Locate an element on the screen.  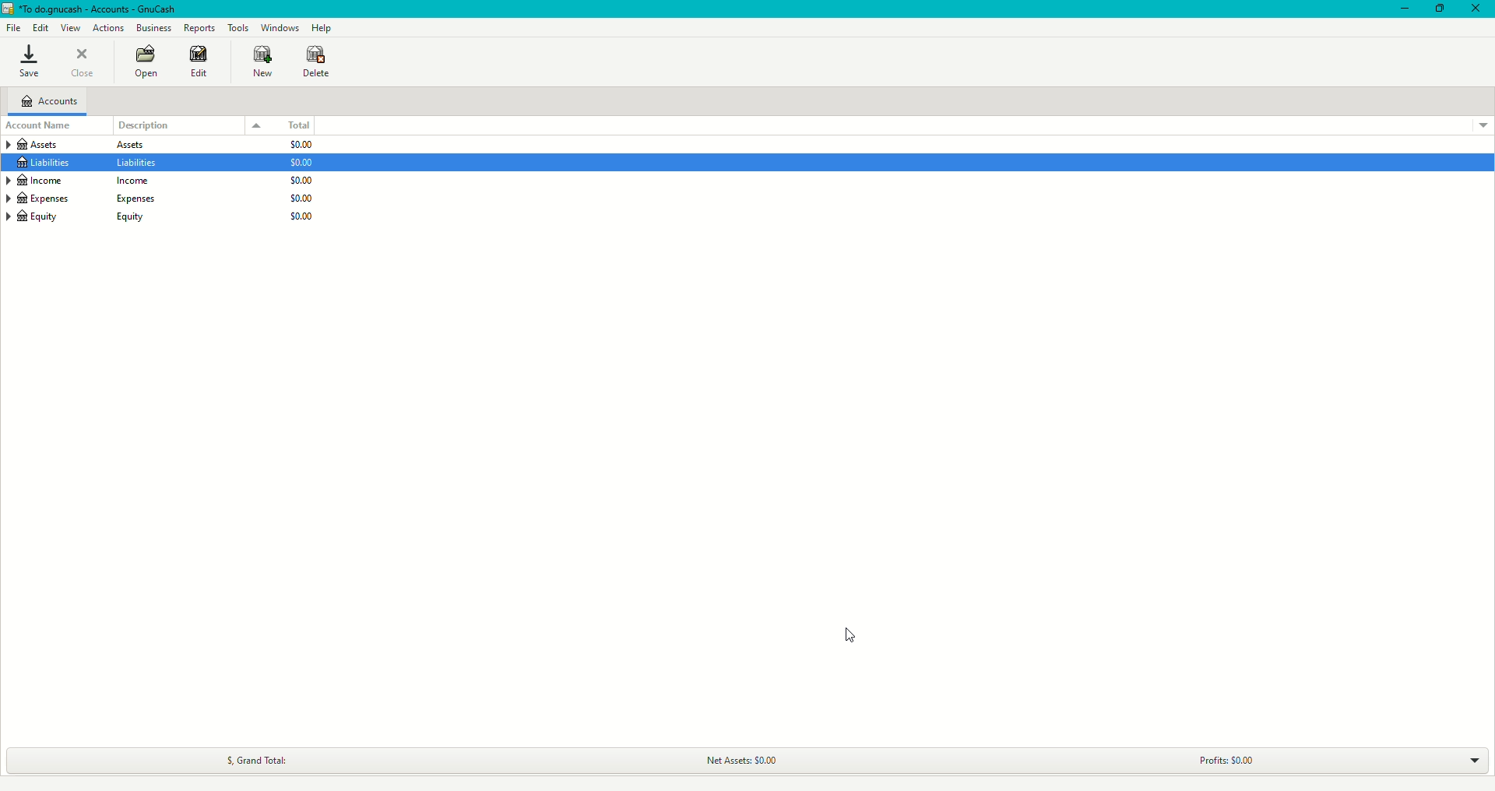
Minimize is located at coordinates (1401, 10).